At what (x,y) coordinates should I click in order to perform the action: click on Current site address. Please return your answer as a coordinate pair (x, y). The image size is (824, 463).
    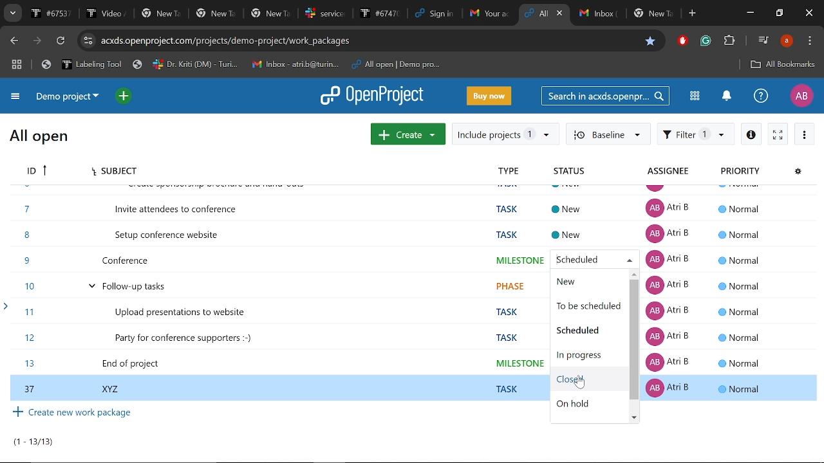
    Looking at the image, I should click on (370, 40).